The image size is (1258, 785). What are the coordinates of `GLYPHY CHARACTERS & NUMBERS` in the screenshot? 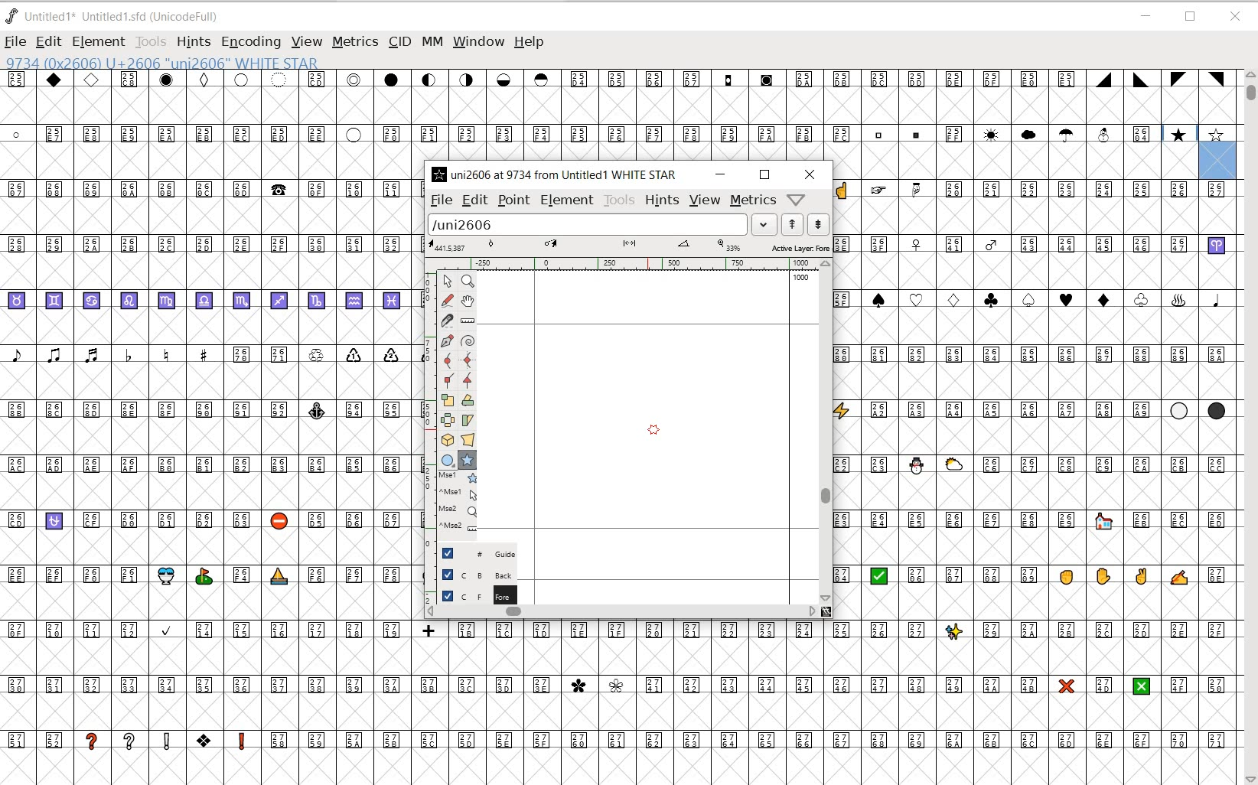 It's located at (1035, 317).